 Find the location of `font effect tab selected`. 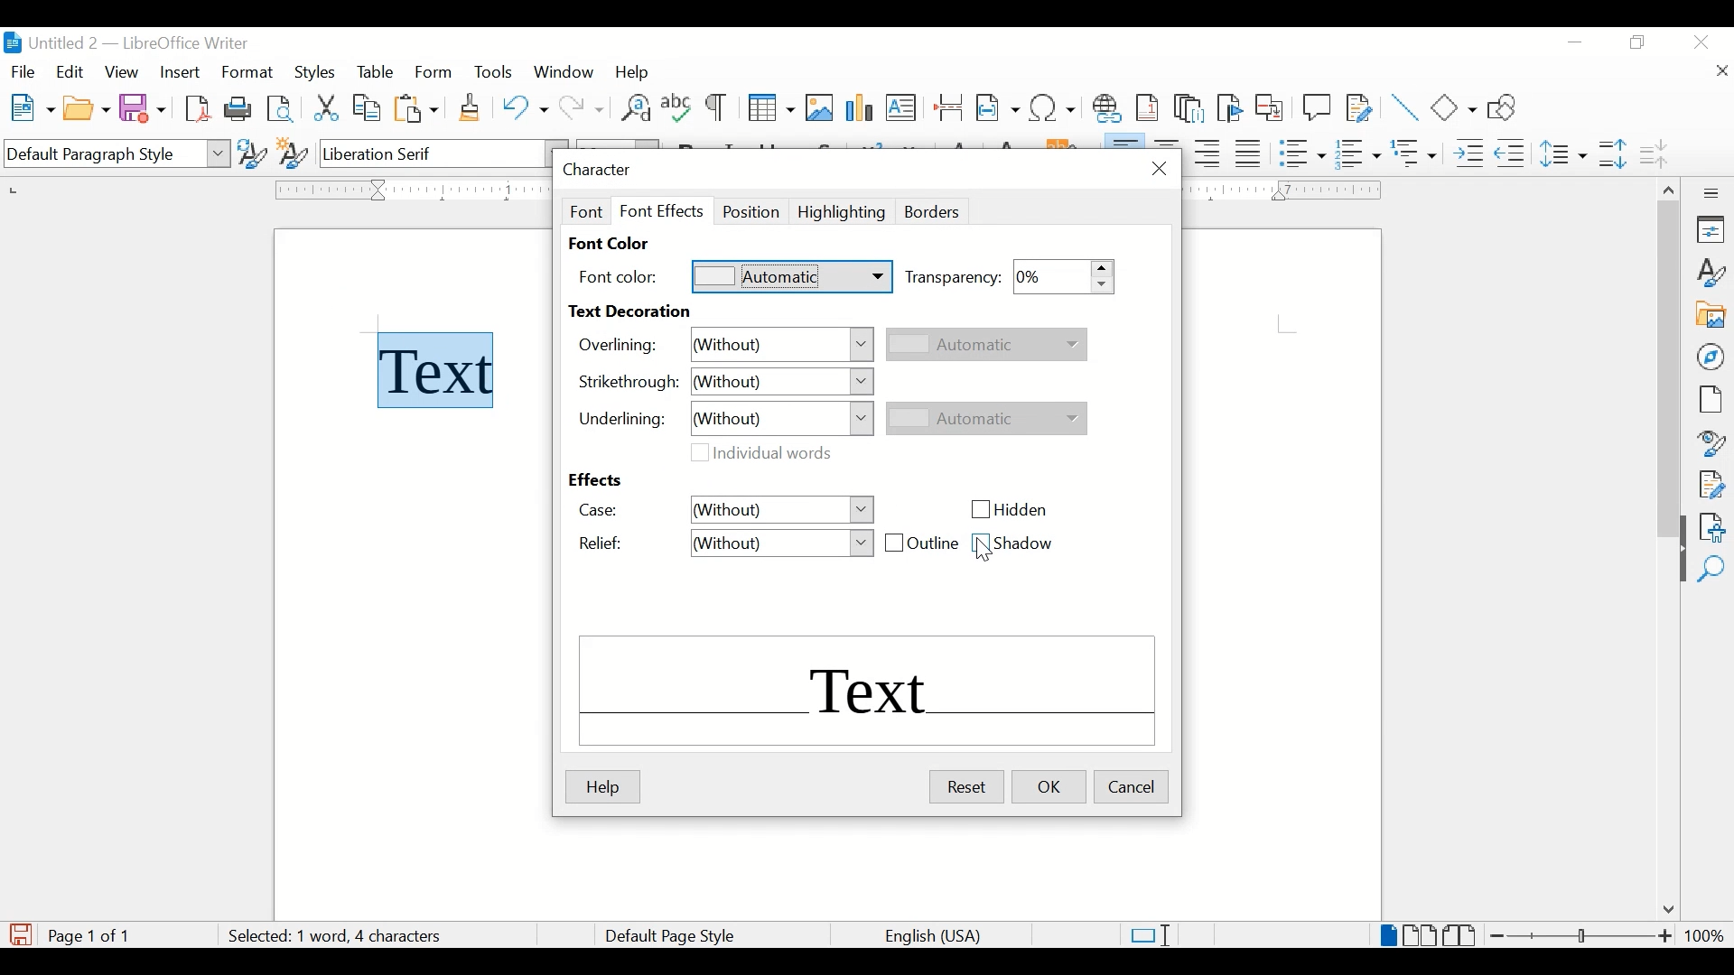

font effect tab selected is located at coordinates (661, 210).